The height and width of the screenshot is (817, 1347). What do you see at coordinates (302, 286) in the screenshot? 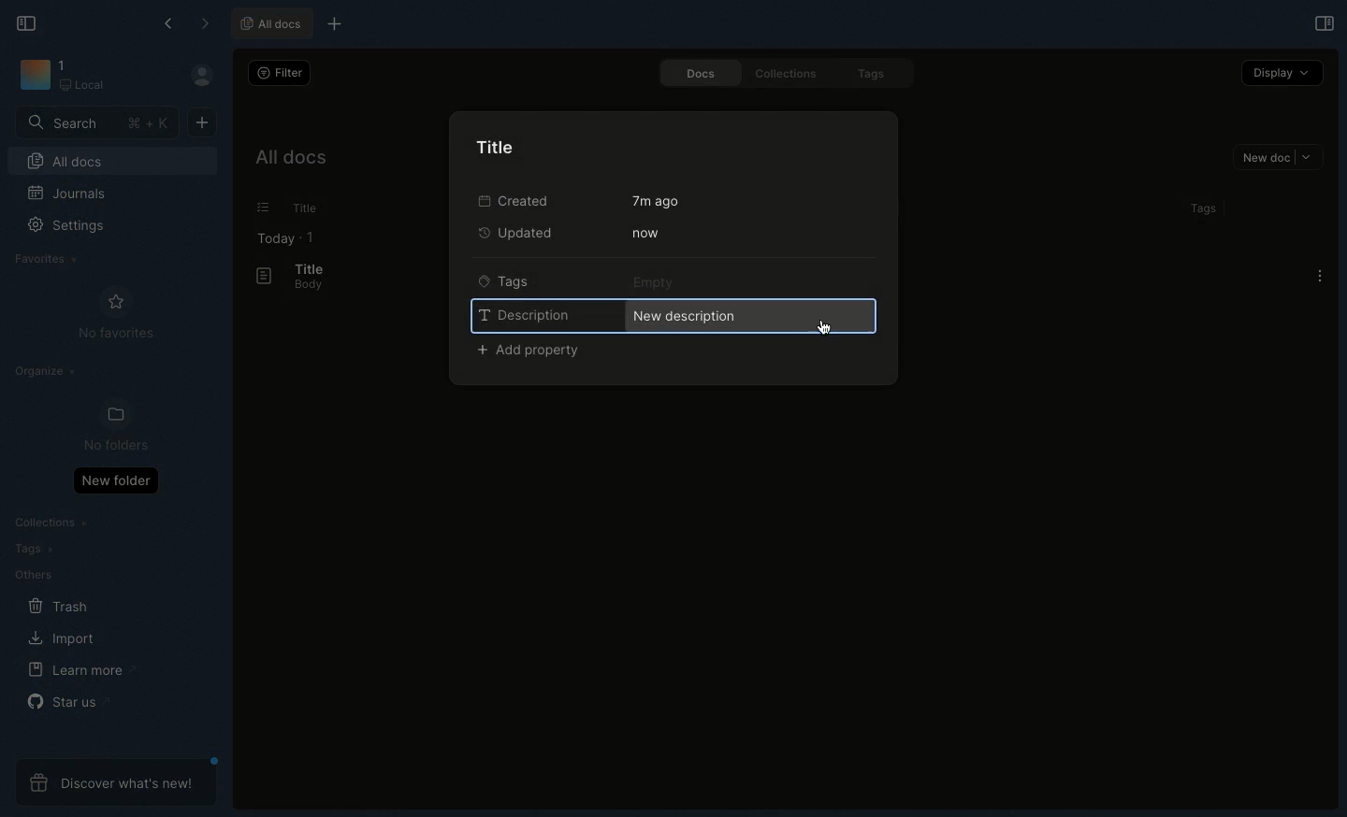
I see `Body` at bounding box center [302, 286].